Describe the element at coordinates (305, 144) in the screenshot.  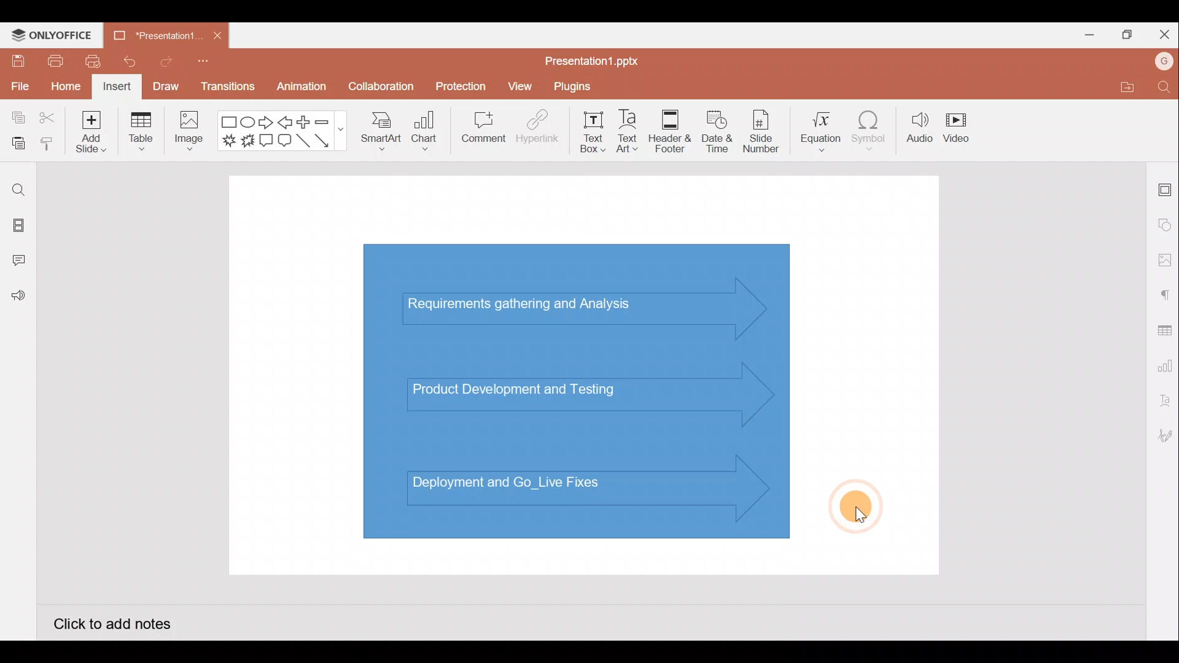
I see `Line` at that location.